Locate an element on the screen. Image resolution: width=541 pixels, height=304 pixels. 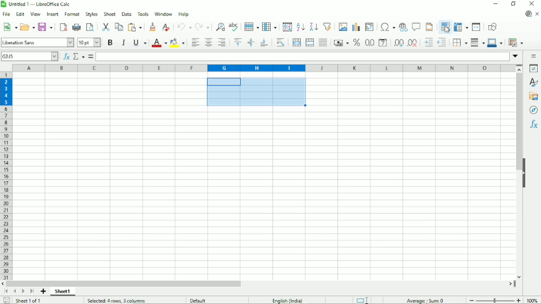
Increase indent is located at coordinates (428, 43).